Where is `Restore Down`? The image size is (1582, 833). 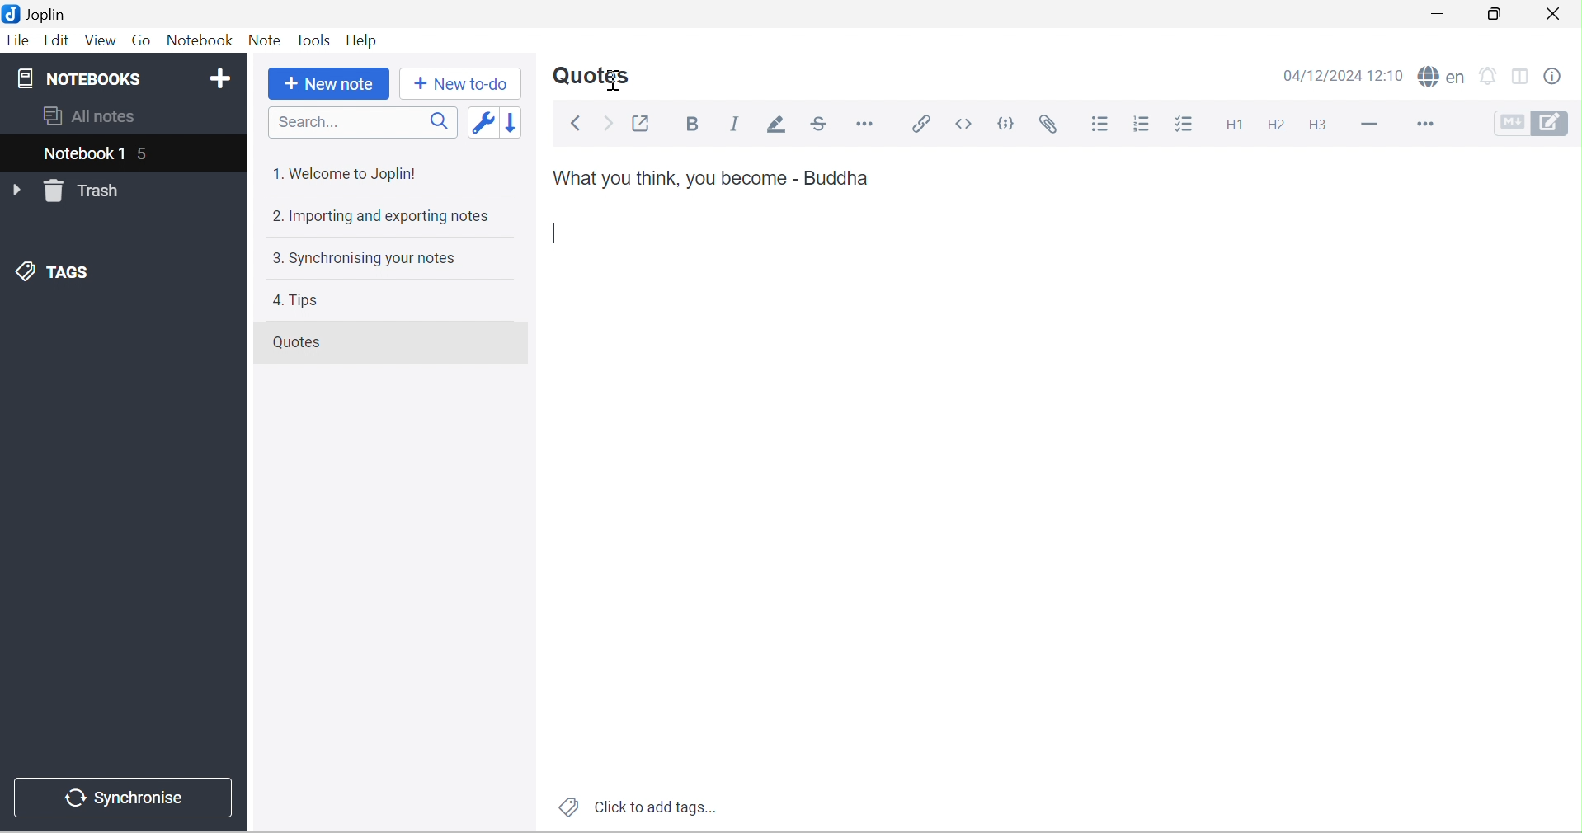 Restore Down is located at coordinates (1499, 14).